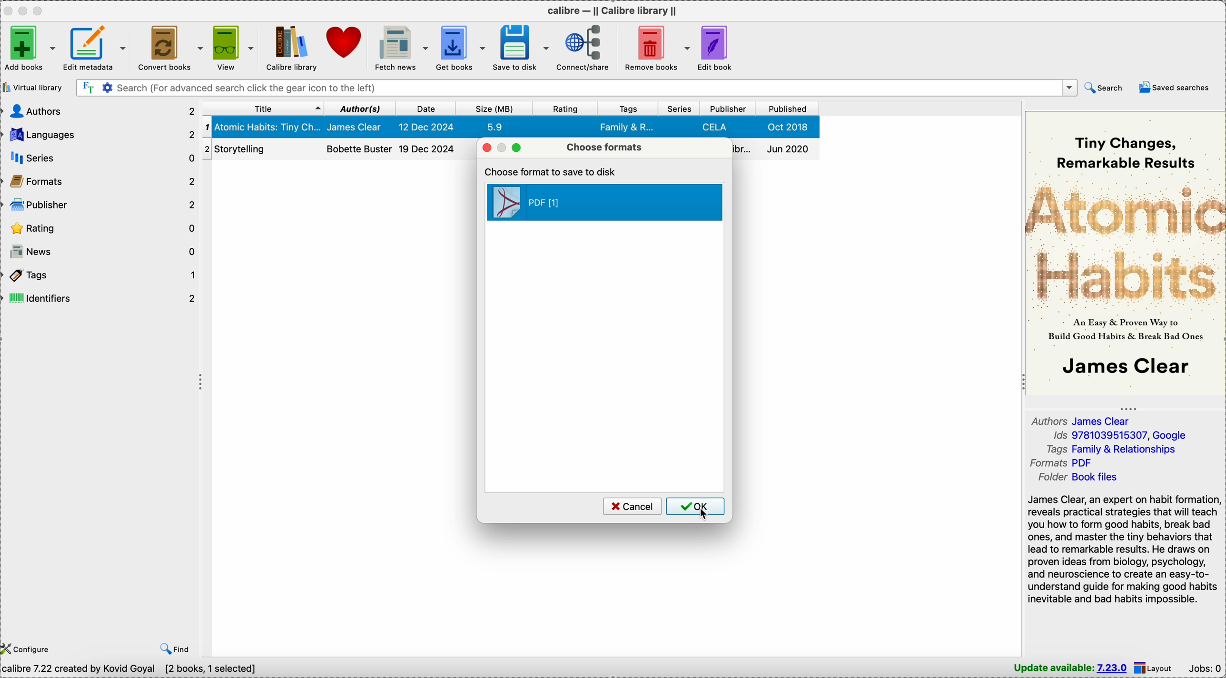  I want to click on maximize popup, so click(519, 148).